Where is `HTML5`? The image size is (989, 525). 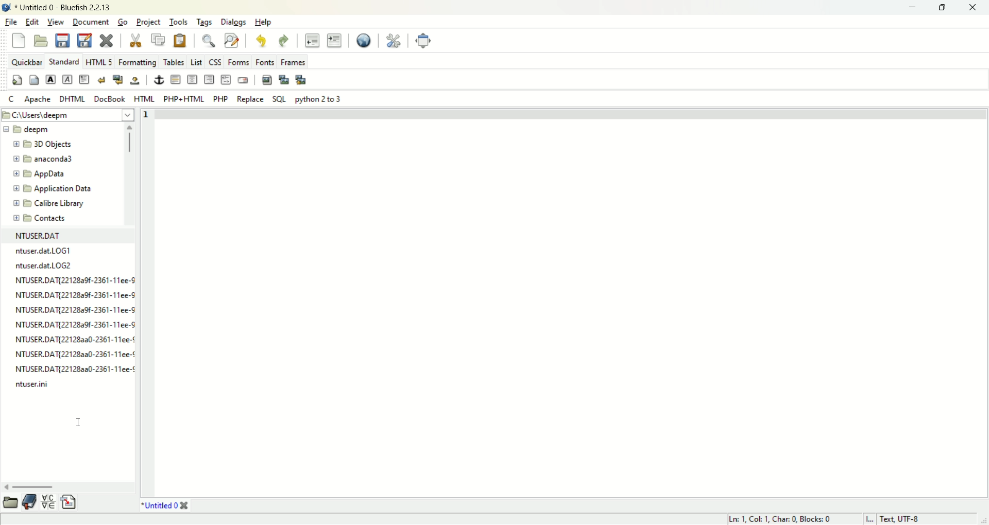
HTML5 is located at coordinates (98, 62).